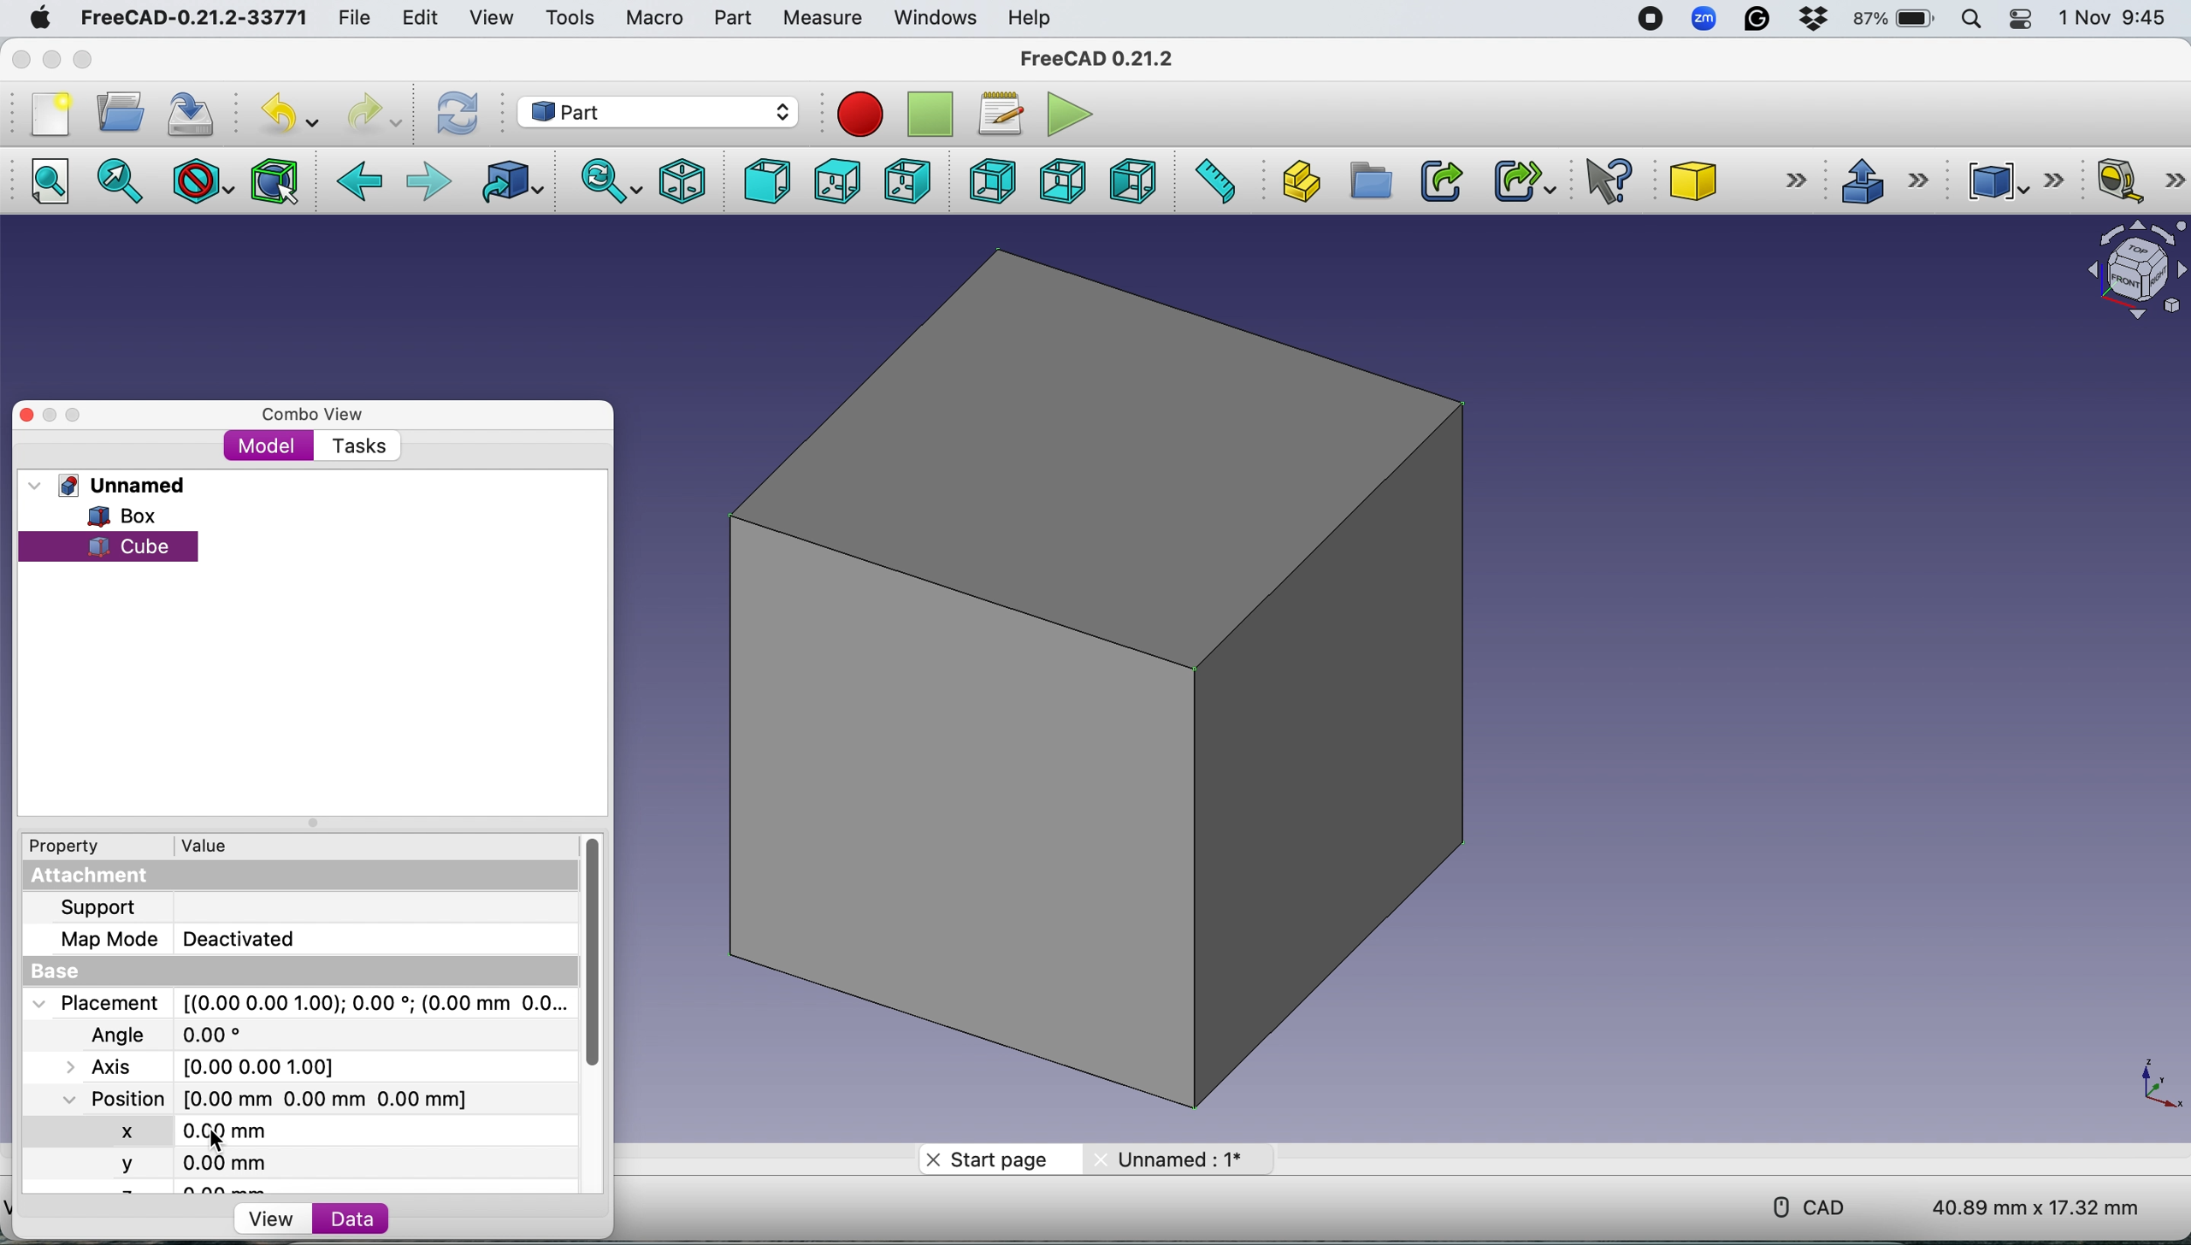 This screenshot has width=2191, height=1245. What do you see at coordinates (491, 18) in the screenshot?
I see `View` at bounding box center [491, 18].